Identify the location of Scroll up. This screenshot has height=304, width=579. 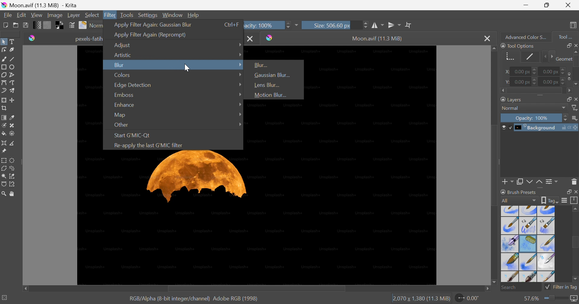
(494, 48).